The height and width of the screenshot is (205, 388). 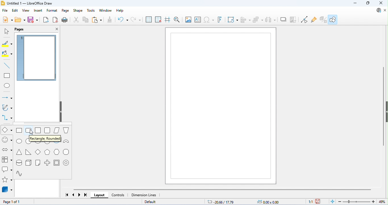 What do you see at coordinates (66, 130) in the screenshot?
I see `trapezoid` at bounding box center [66, 130].